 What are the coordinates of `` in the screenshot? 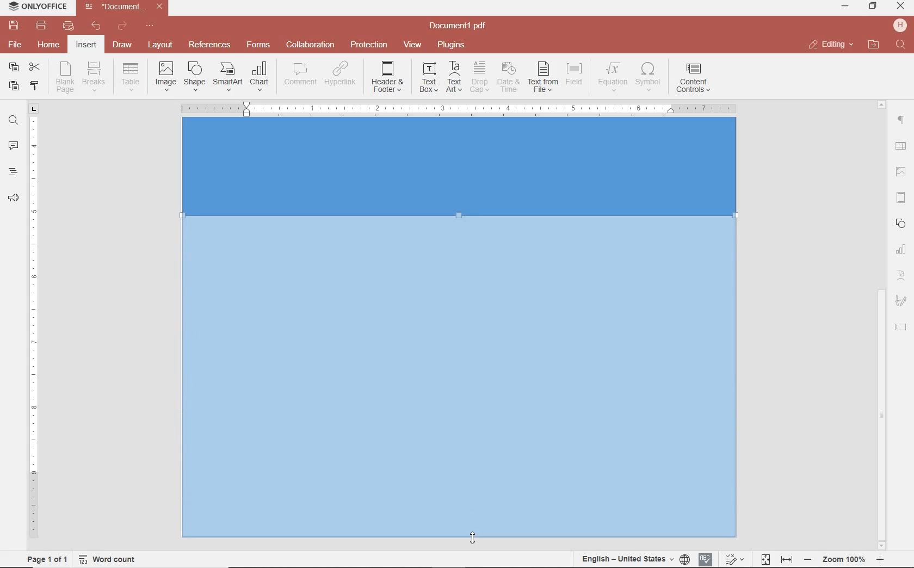 It's located at (881, 103).